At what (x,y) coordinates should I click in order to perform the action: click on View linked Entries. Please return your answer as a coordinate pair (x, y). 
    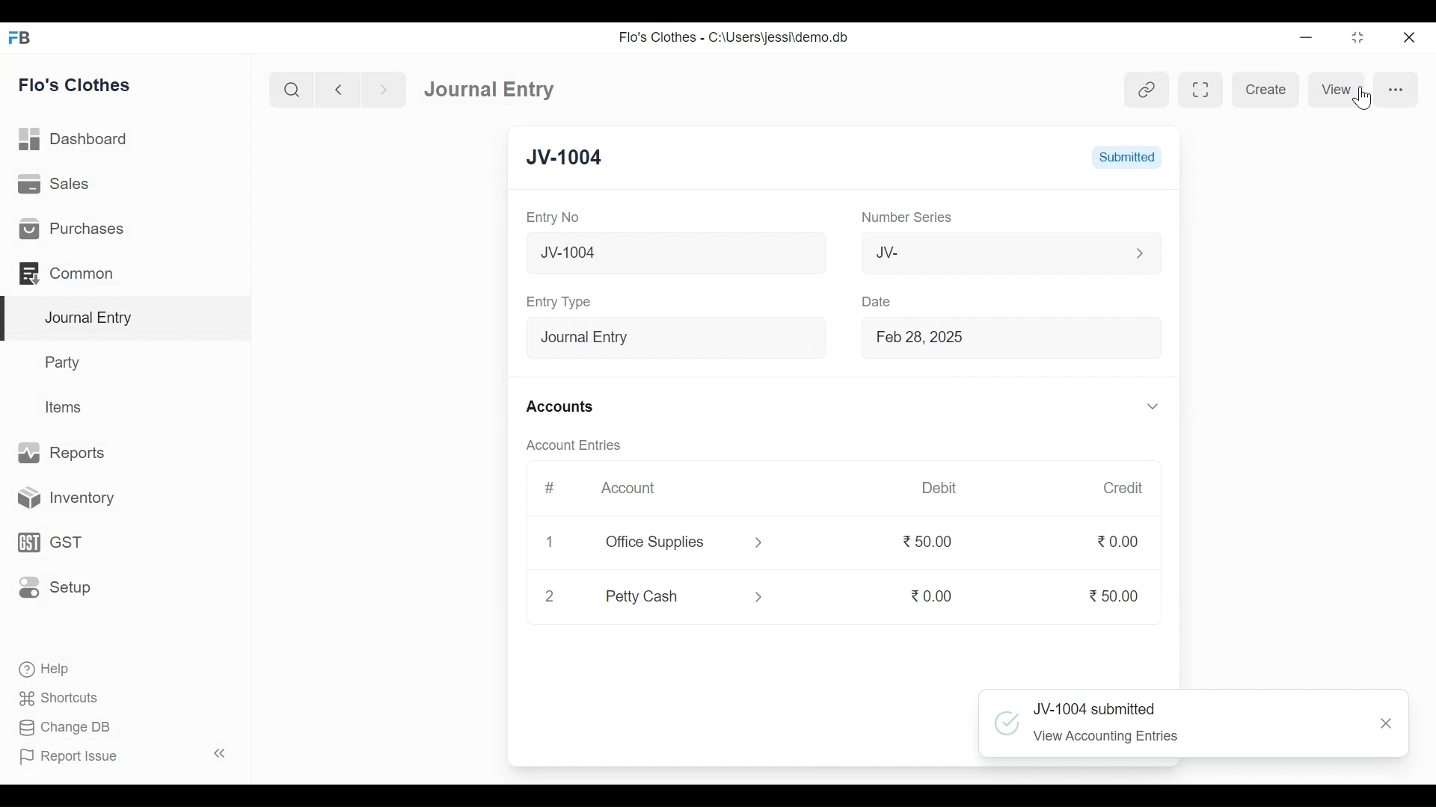
    Looking at the image, I should click on (1147, 90).